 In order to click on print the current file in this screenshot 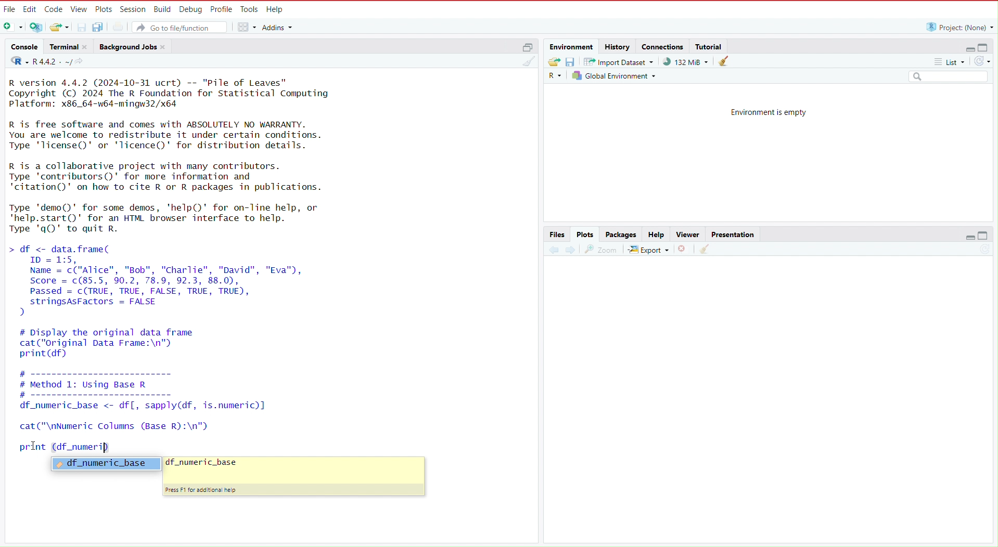, I will do `click(118, 28)`.